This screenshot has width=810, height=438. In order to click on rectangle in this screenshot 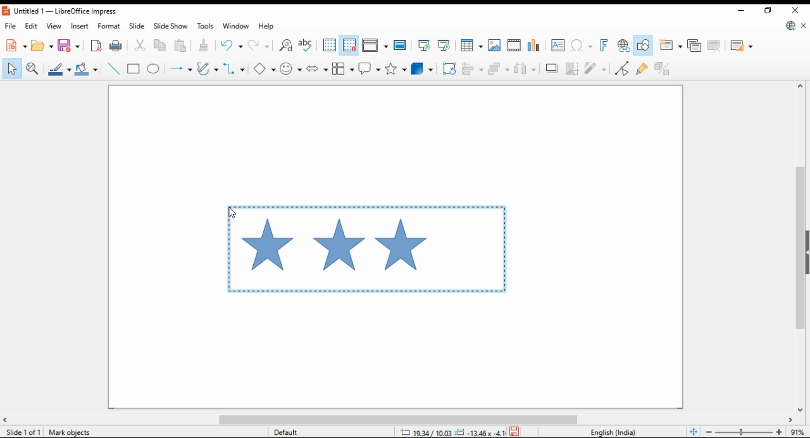, I will do `click(134, 68)`.